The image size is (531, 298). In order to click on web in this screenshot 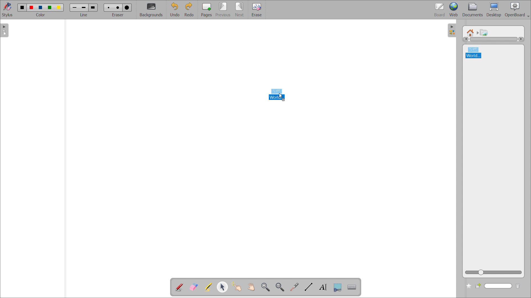, I will do `click(454, 10)`.